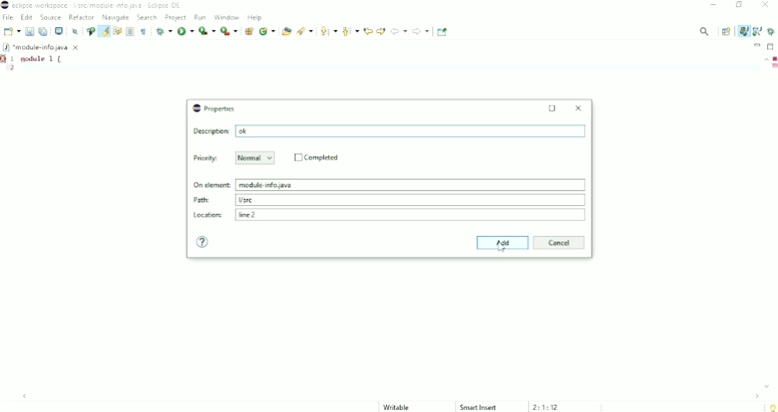 This screenshot has height=412, width=778. I want to click on Previous annotation, so click(350, 31).